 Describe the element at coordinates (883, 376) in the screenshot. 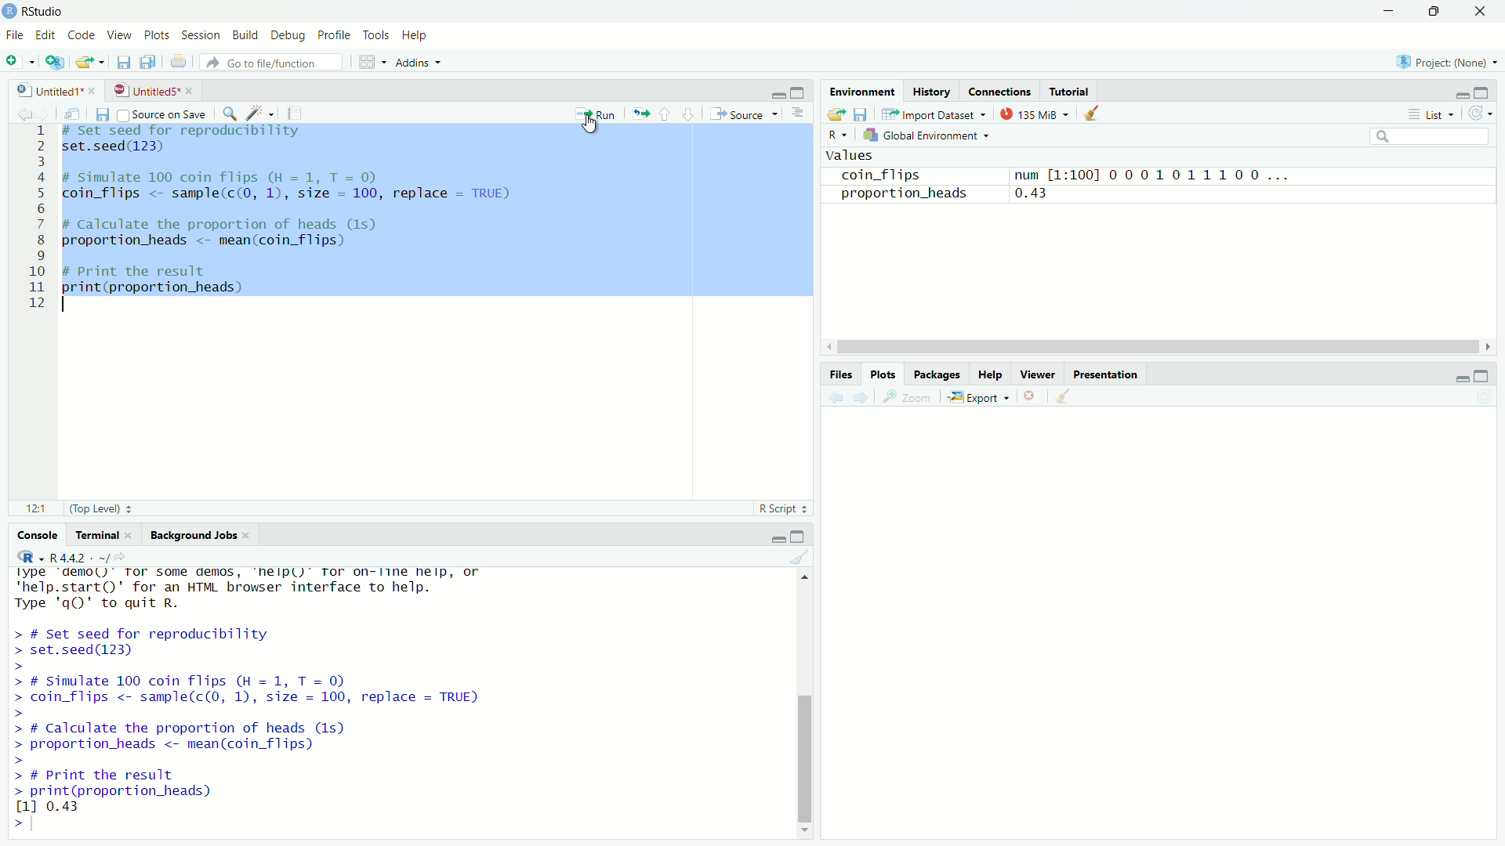

I see `Plots` at that location.